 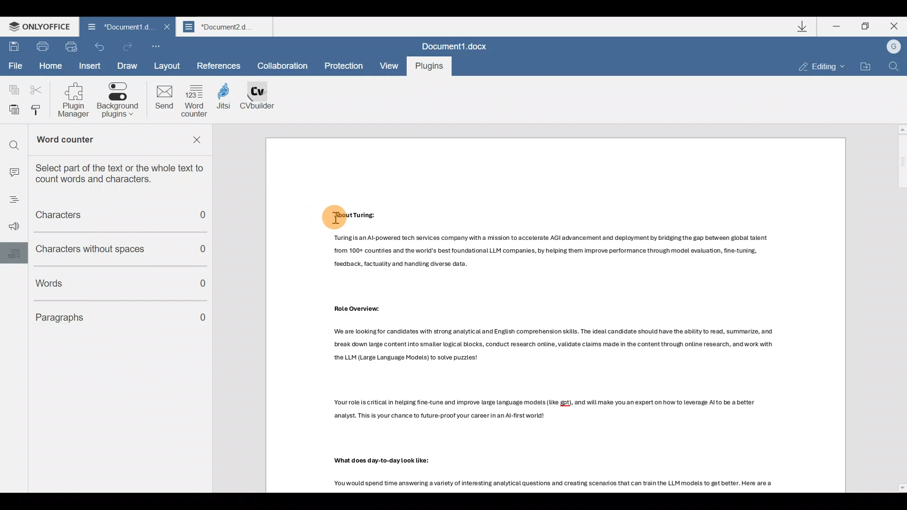 What do you see at coordinates (43, 47) in the screenshot?
I see `Print file` at bounding box center [43, 47].